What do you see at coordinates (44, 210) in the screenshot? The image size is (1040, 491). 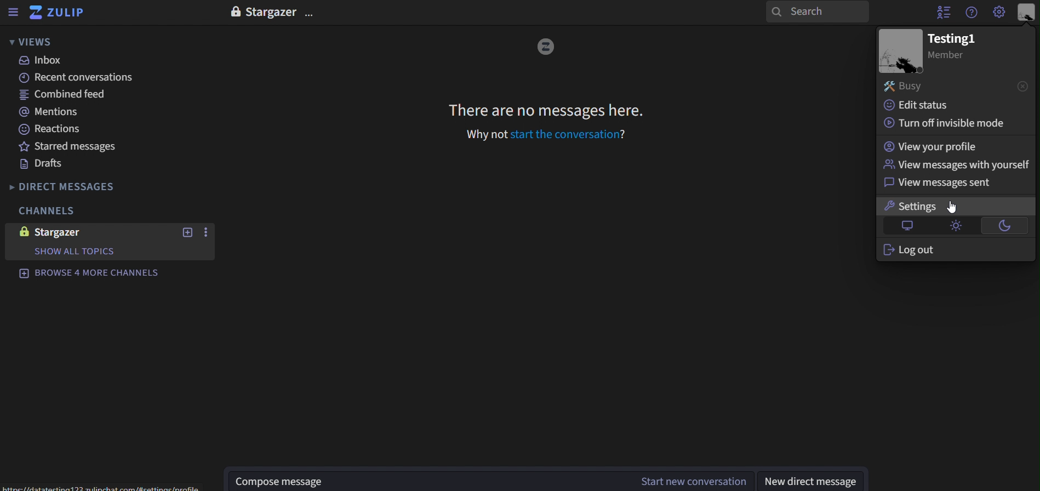 I see `channels` at bounding box center [44, 210].